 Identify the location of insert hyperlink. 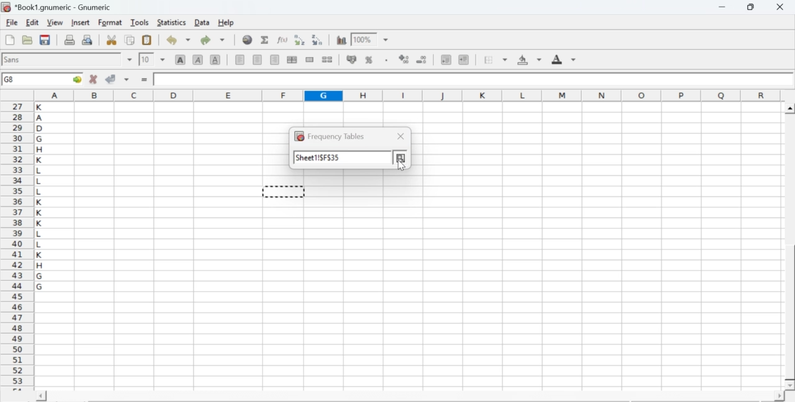
(248, 40).